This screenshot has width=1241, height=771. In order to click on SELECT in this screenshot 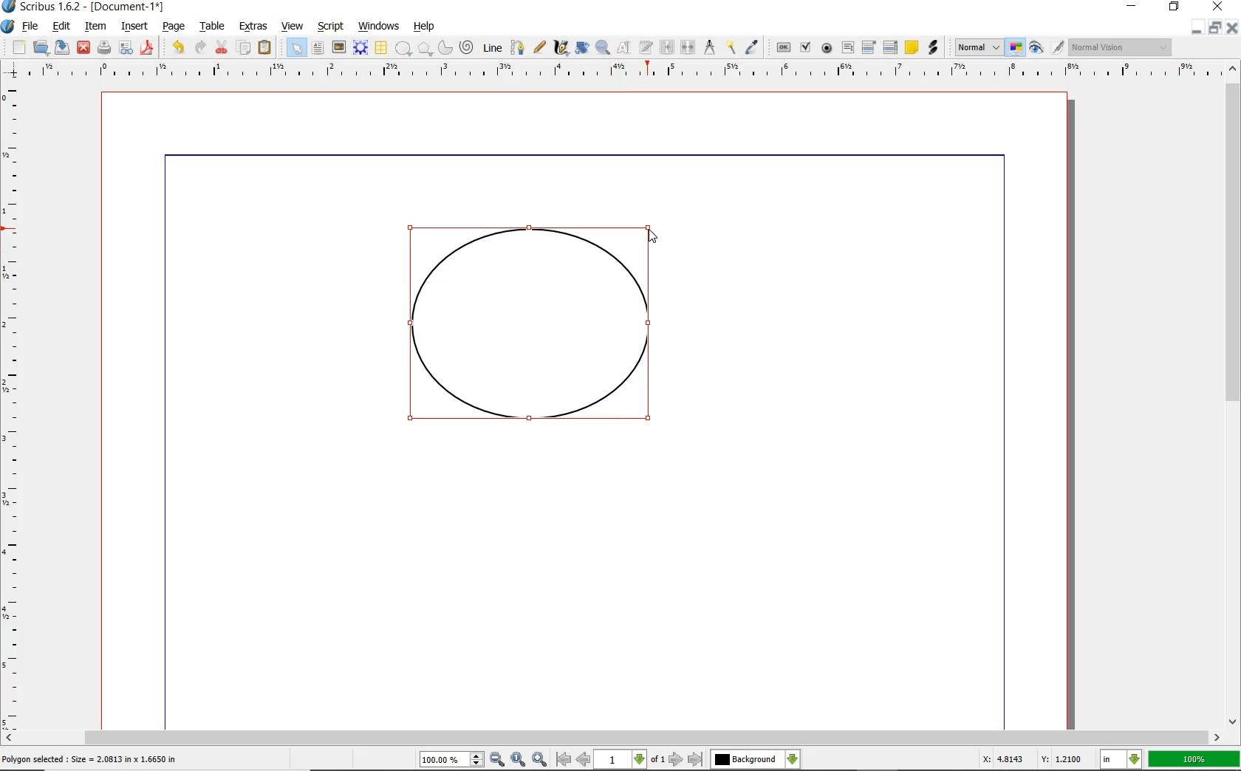, I will do `click(296, 49)`.